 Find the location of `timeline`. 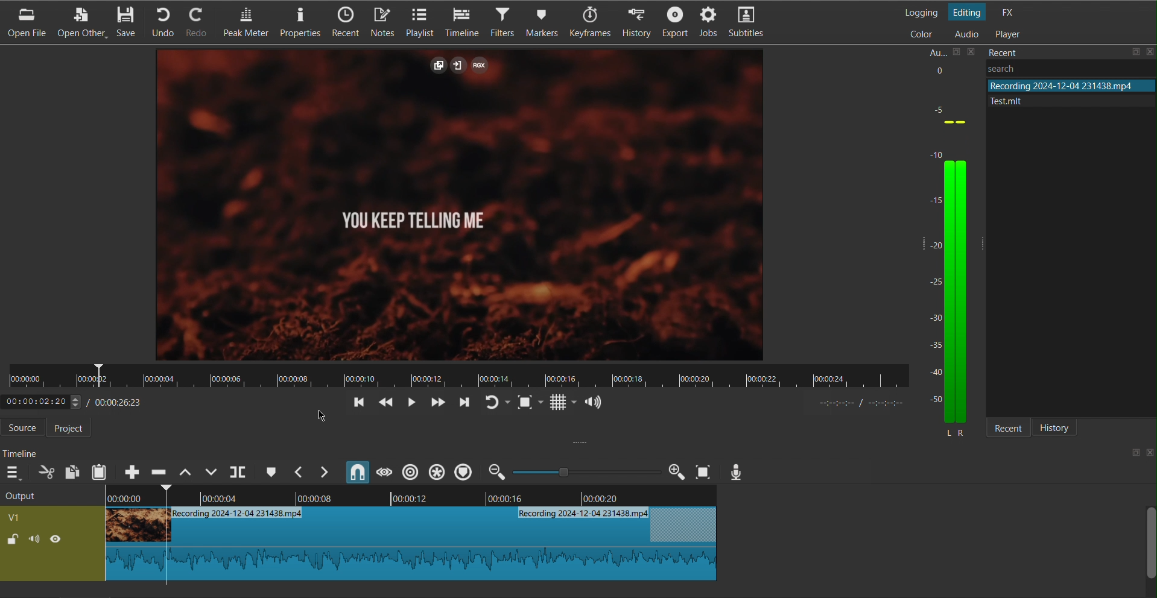

timeline is located at coordinates (448, 496).